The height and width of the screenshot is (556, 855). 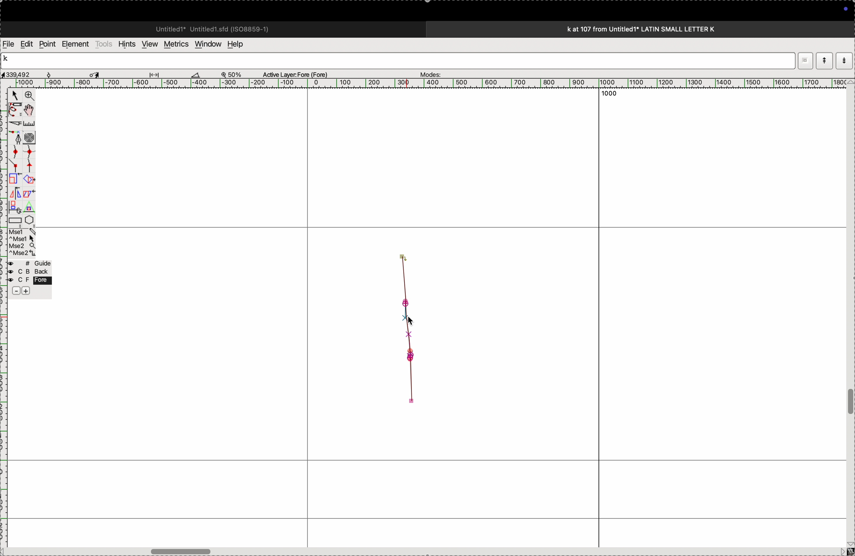 I want to click on window, so click(x=207, y=43).